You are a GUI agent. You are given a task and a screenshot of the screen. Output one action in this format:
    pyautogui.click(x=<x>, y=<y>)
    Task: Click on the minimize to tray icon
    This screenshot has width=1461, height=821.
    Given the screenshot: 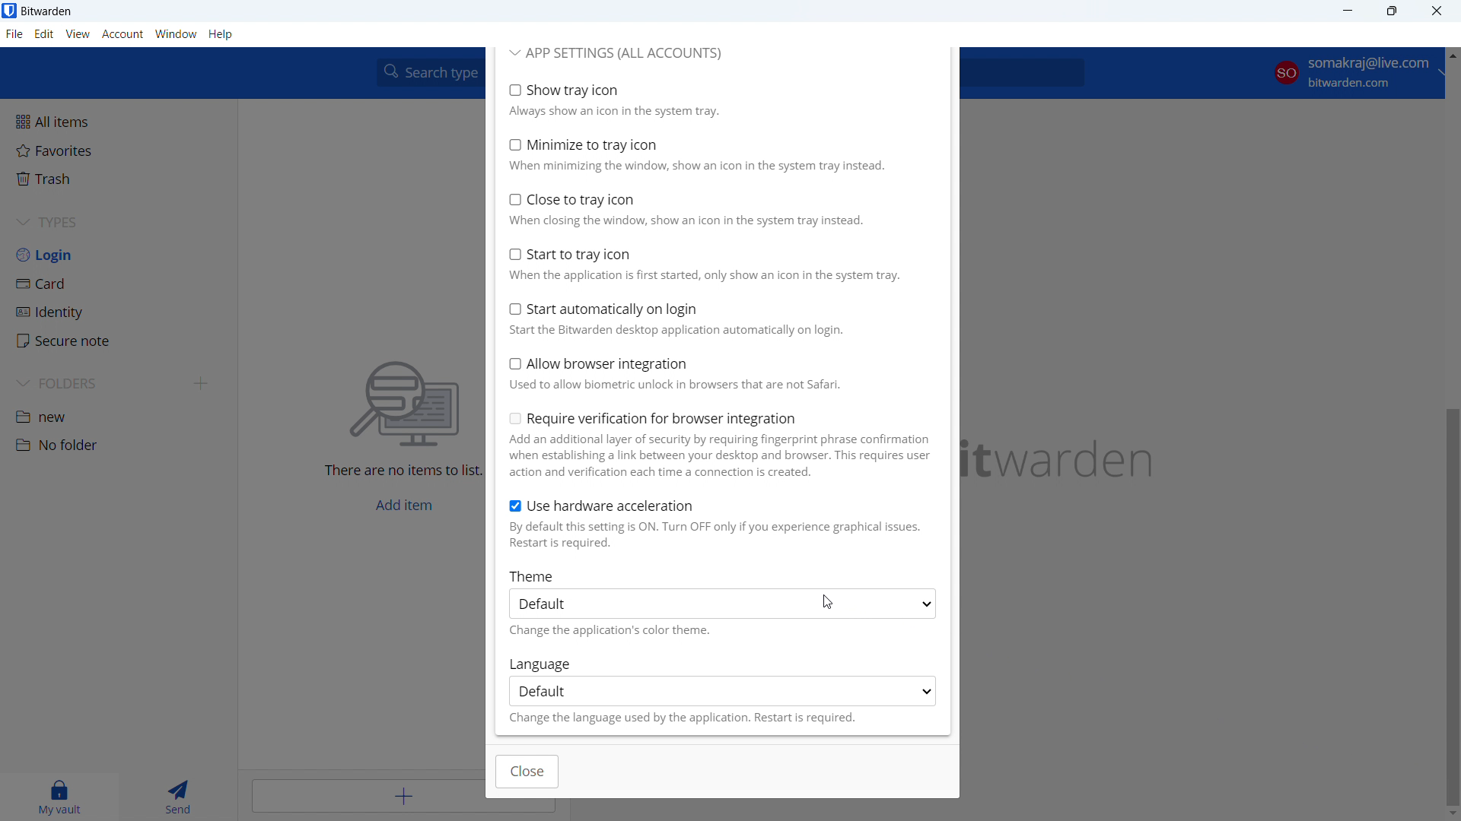 What is the action you would take?
    pyautogui.click(x=715, y=155)
    